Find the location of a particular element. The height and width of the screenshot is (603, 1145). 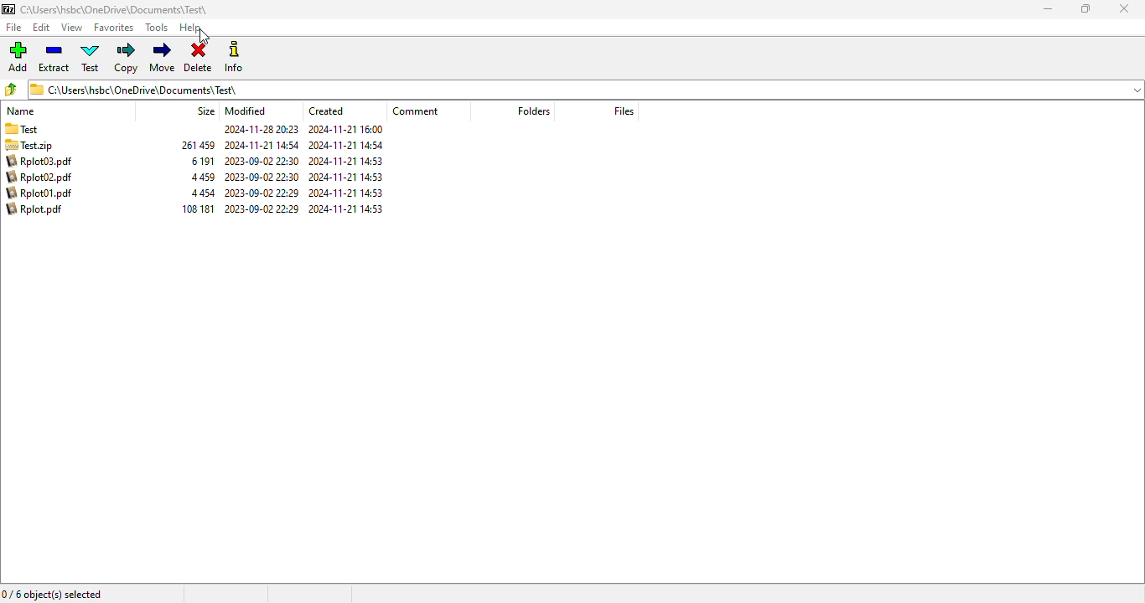

maximize is located at coordinates (1086, 8).